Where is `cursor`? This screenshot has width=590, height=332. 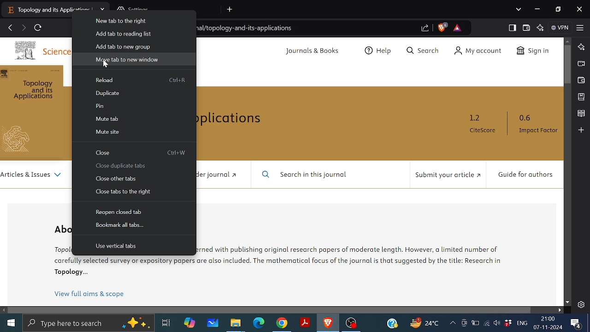
cursor is located at coordinates (105, 67).